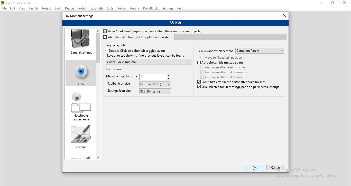 Image resolution: width=351 pixels, height=186 pixels. I want to click on  Keep open after build warnings, so click(223, 72).